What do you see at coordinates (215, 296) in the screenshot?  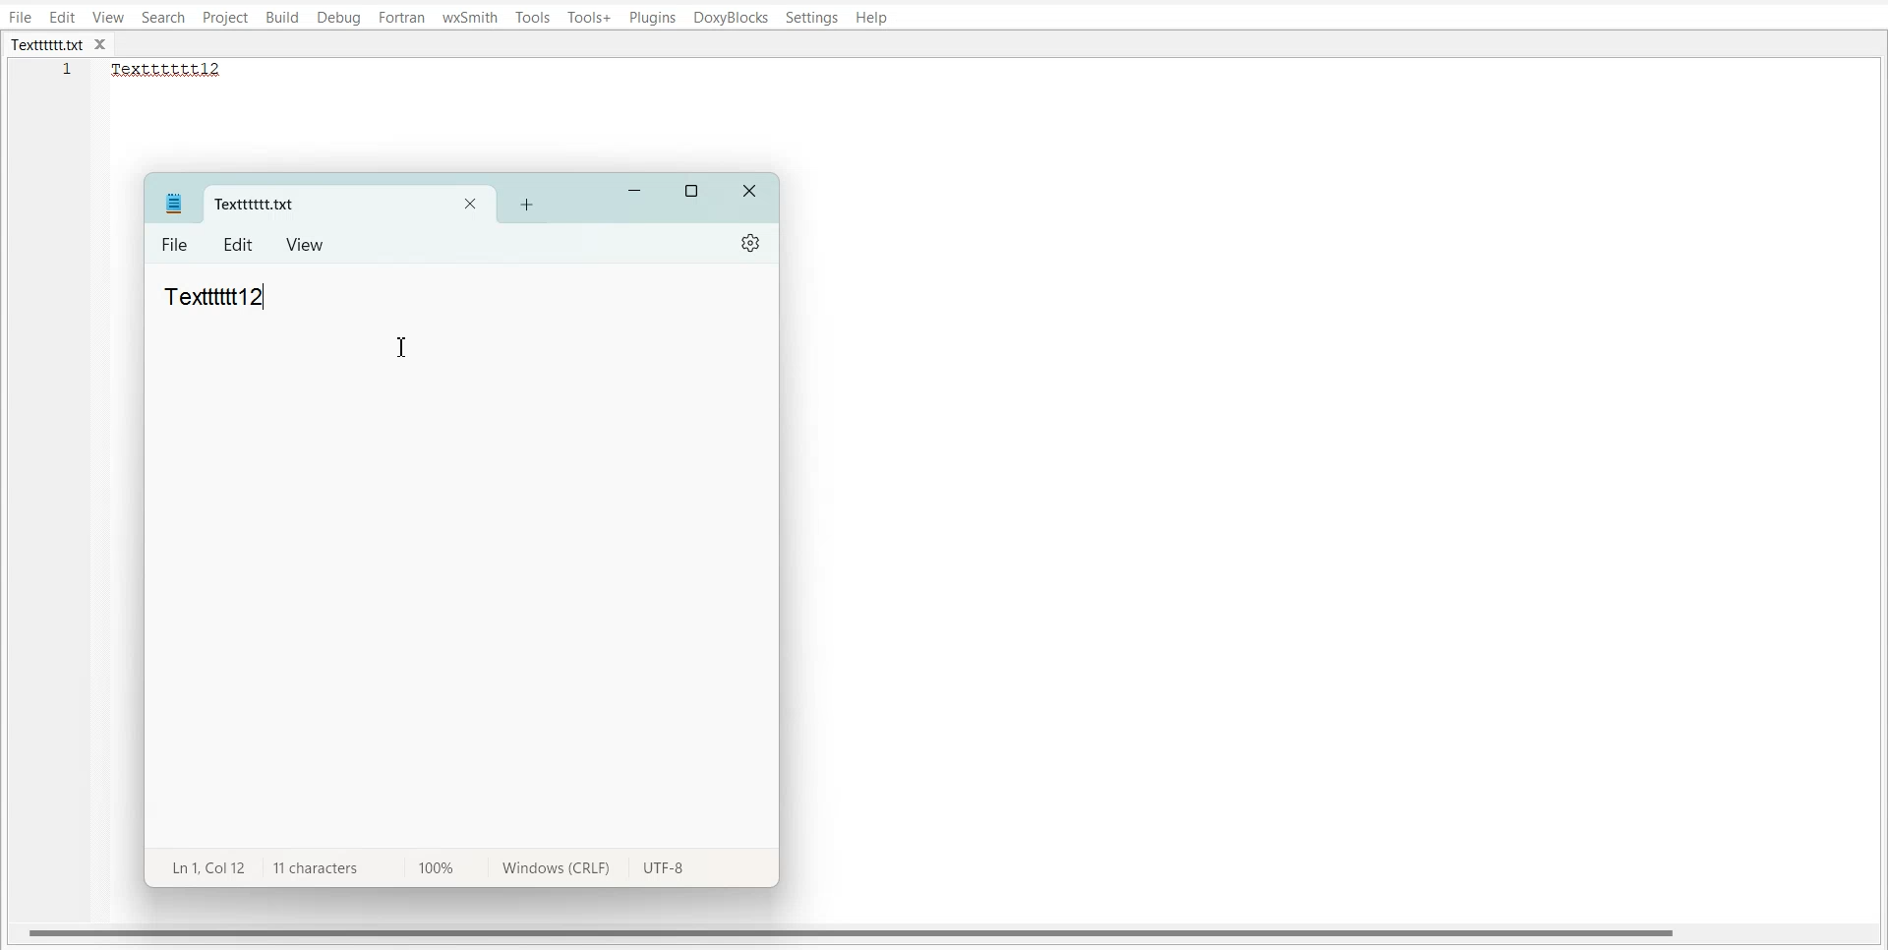 I see `Text` at bounding box center [215, 296].